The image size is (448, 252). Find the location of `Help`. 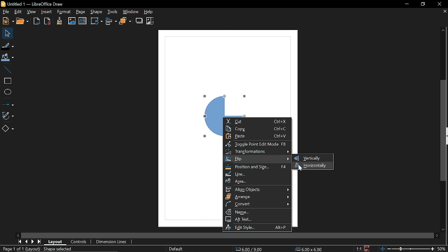

Help is located at coordinates (149, 12).